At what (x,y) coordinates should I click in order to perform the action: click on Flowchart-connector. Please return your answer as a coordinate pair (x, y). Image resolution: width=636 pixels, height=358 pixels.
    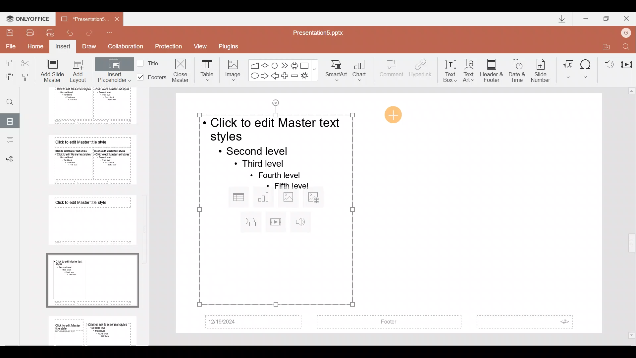
    Looking at the image, I should click on (275, 64).